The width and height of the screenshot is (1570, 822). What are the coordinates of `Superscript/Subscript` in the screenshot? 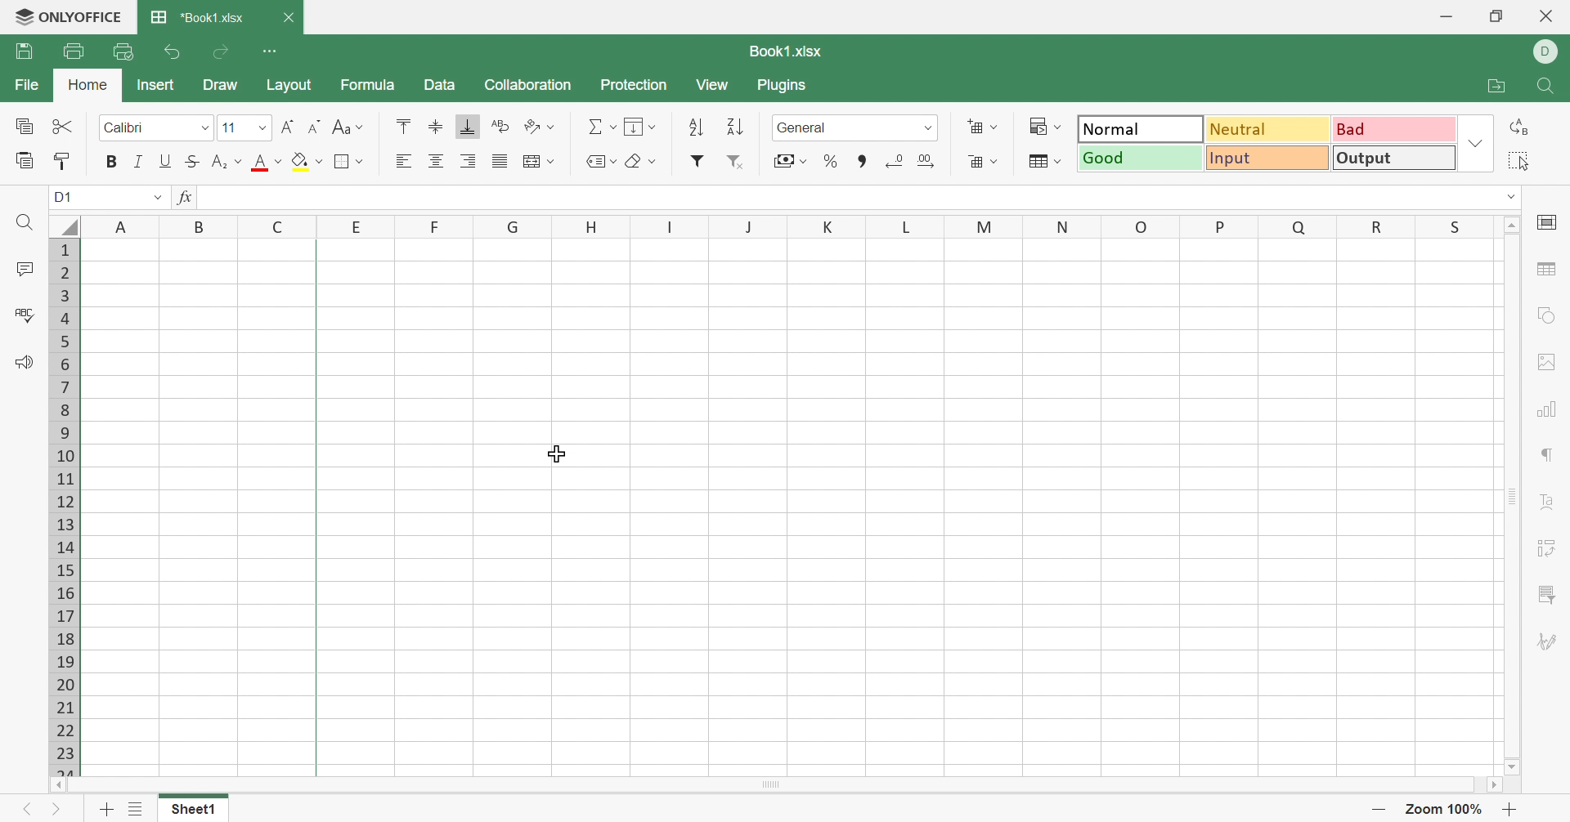 It's located at (220, 162).